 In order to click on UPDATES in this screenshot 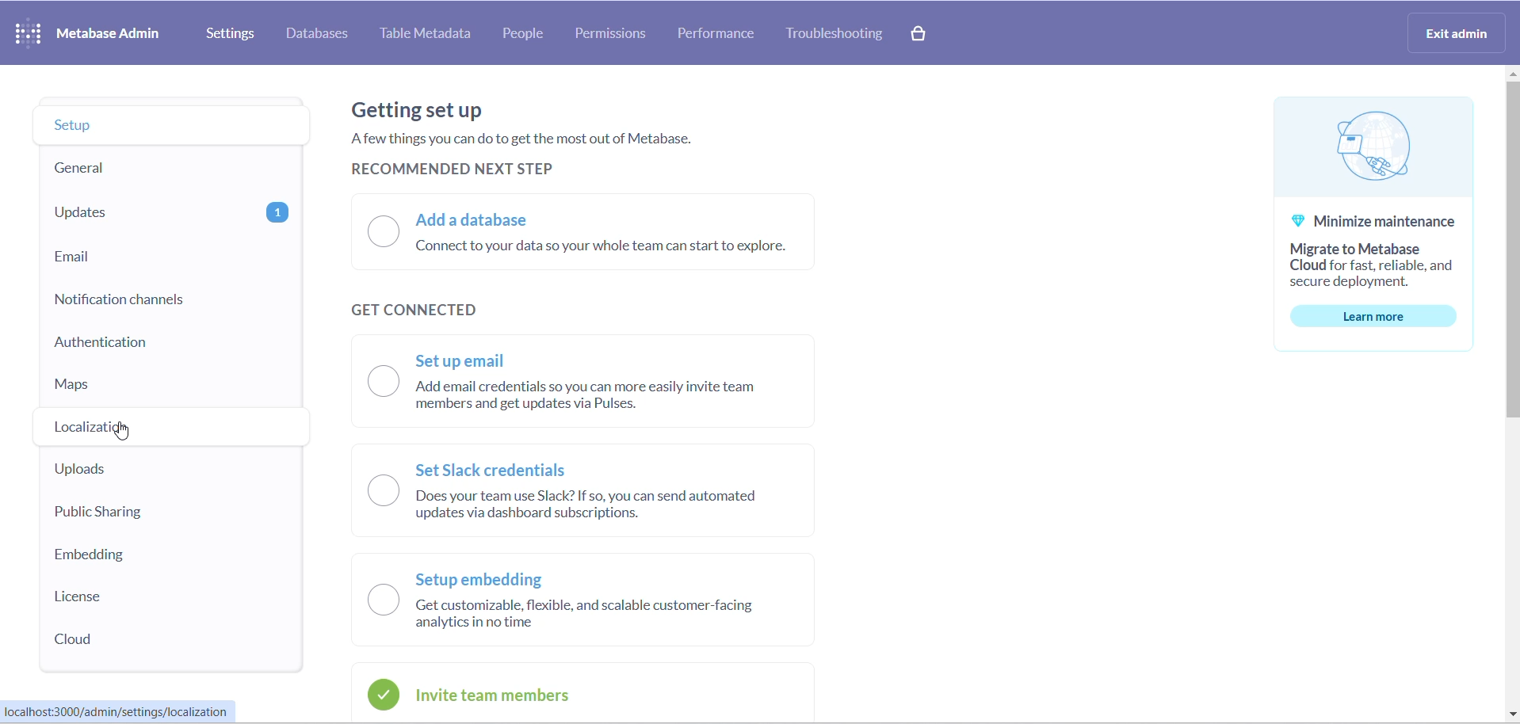, I will do `click(170, 213)`.